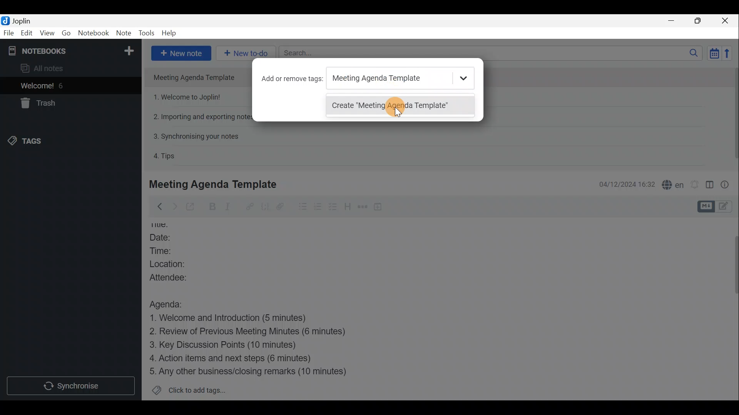 The height and width of the screenshot is (415, 739). What do you see at coordinates (165, 225) in the screenshot?
I see `` at bounding box center [165, 225].